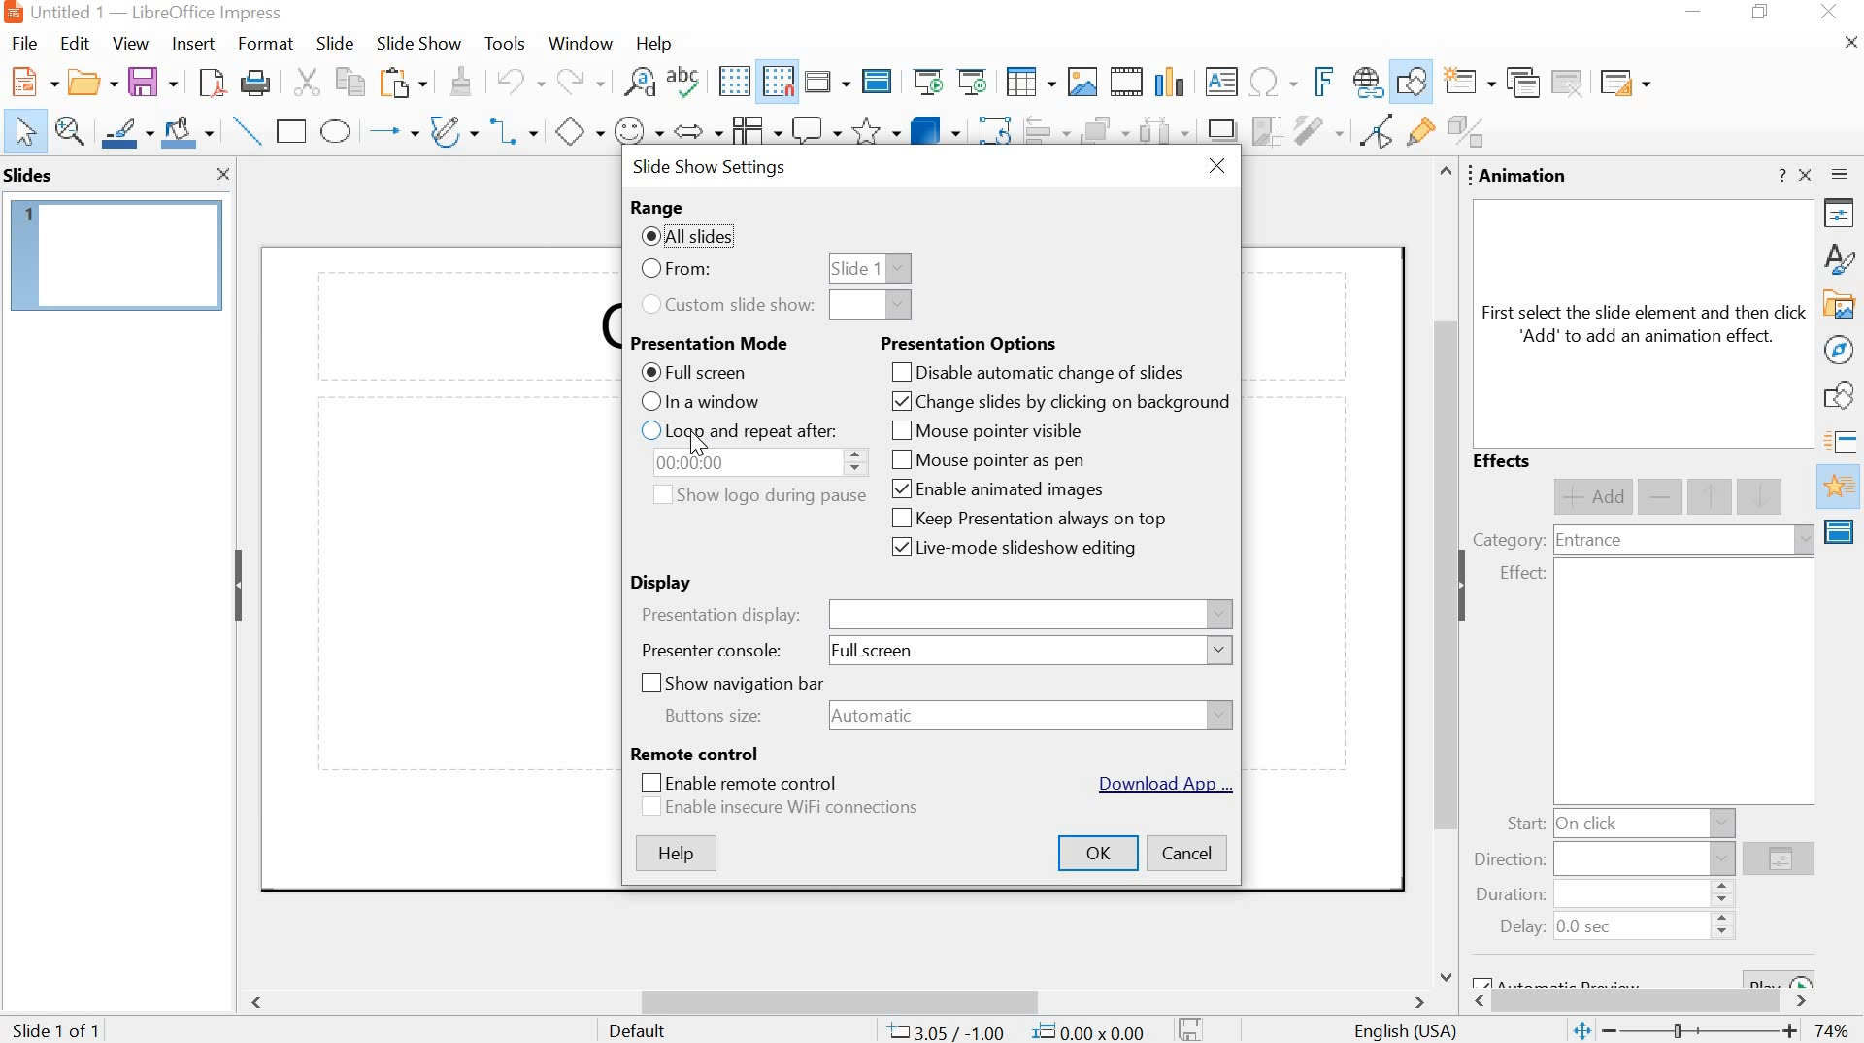  Describe the element at coordinates (1082, 82) in the screenshot. I see `insert image` at that location.